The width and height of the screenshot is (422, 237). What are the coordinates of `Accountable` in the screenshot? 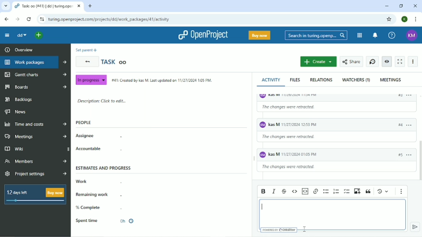 It's located at (99, 149).